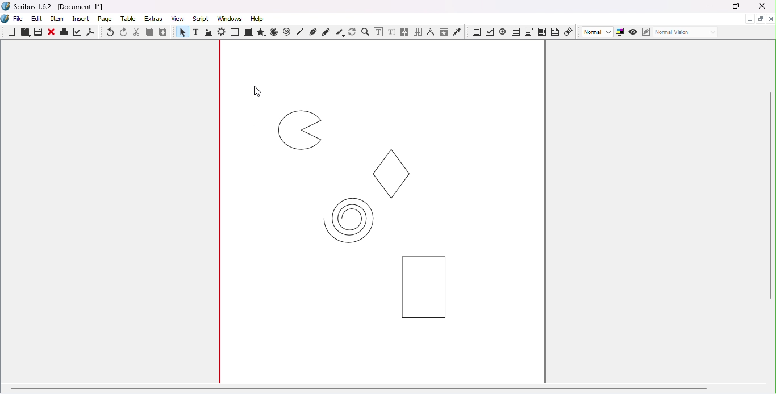 This screenshot has width=776, height=394. What do you see at coordinates (250, 91) in the screenshot?
I see `Cursor` at bounding box center [250, 91].